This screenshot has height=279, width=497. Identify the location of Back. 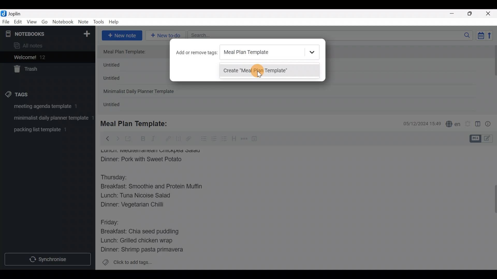
(105, 138).